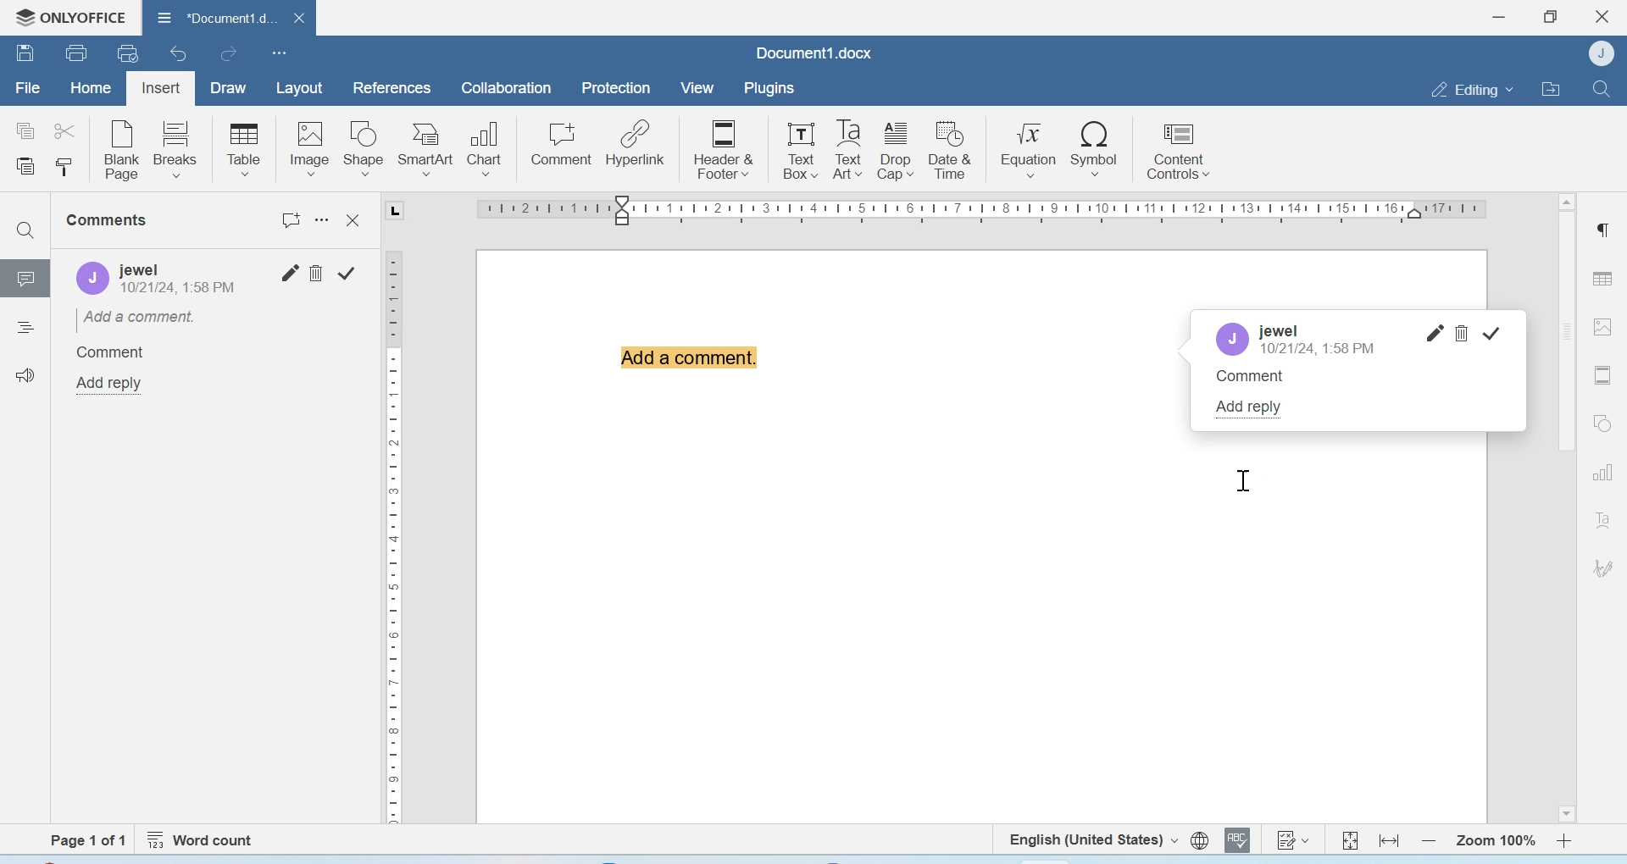 This screenshot has width=1627, height=864. What do you see at coordinates (897, 149) in the screenshot?
I see `Drop cafe` at bounding box center [897, 149].